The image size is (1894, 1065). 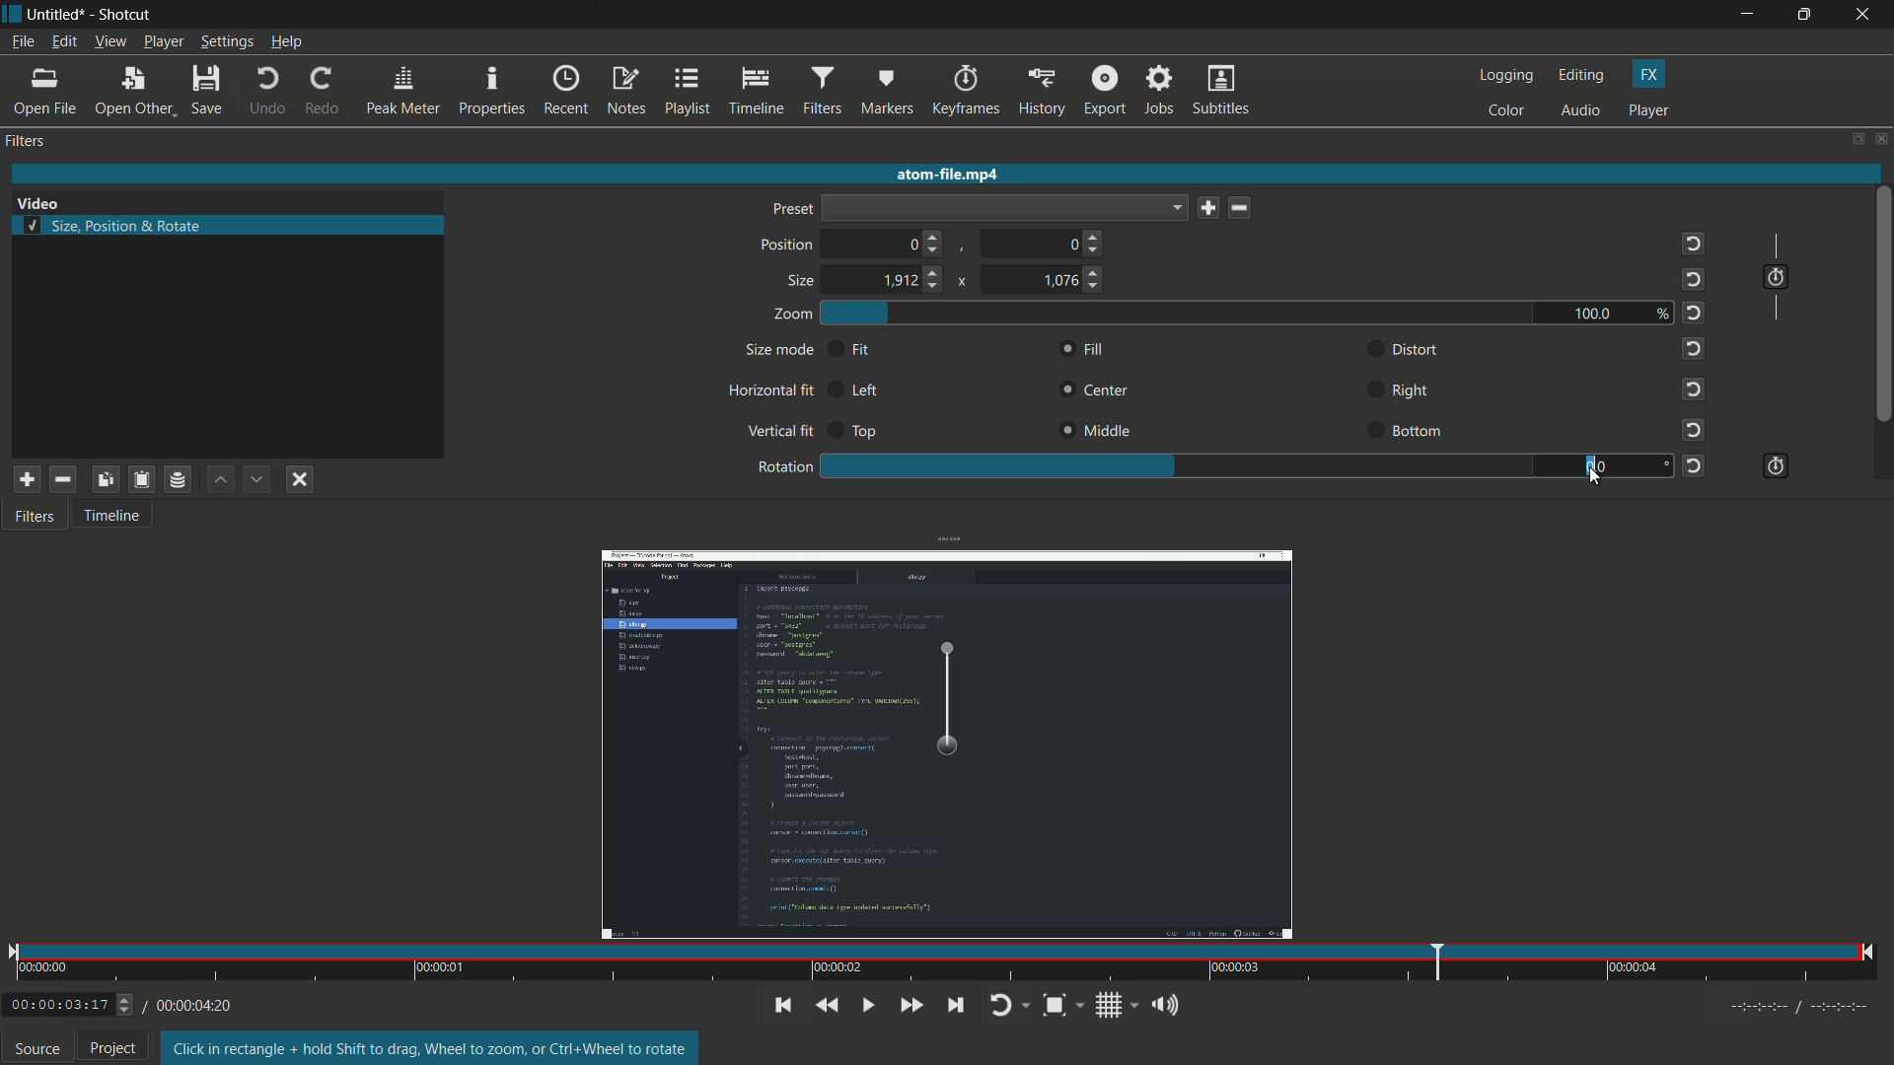 What do you see at coordinates (1157, 92) in the screenshot?
I see `jobs` at bounding box center [1157, 92].